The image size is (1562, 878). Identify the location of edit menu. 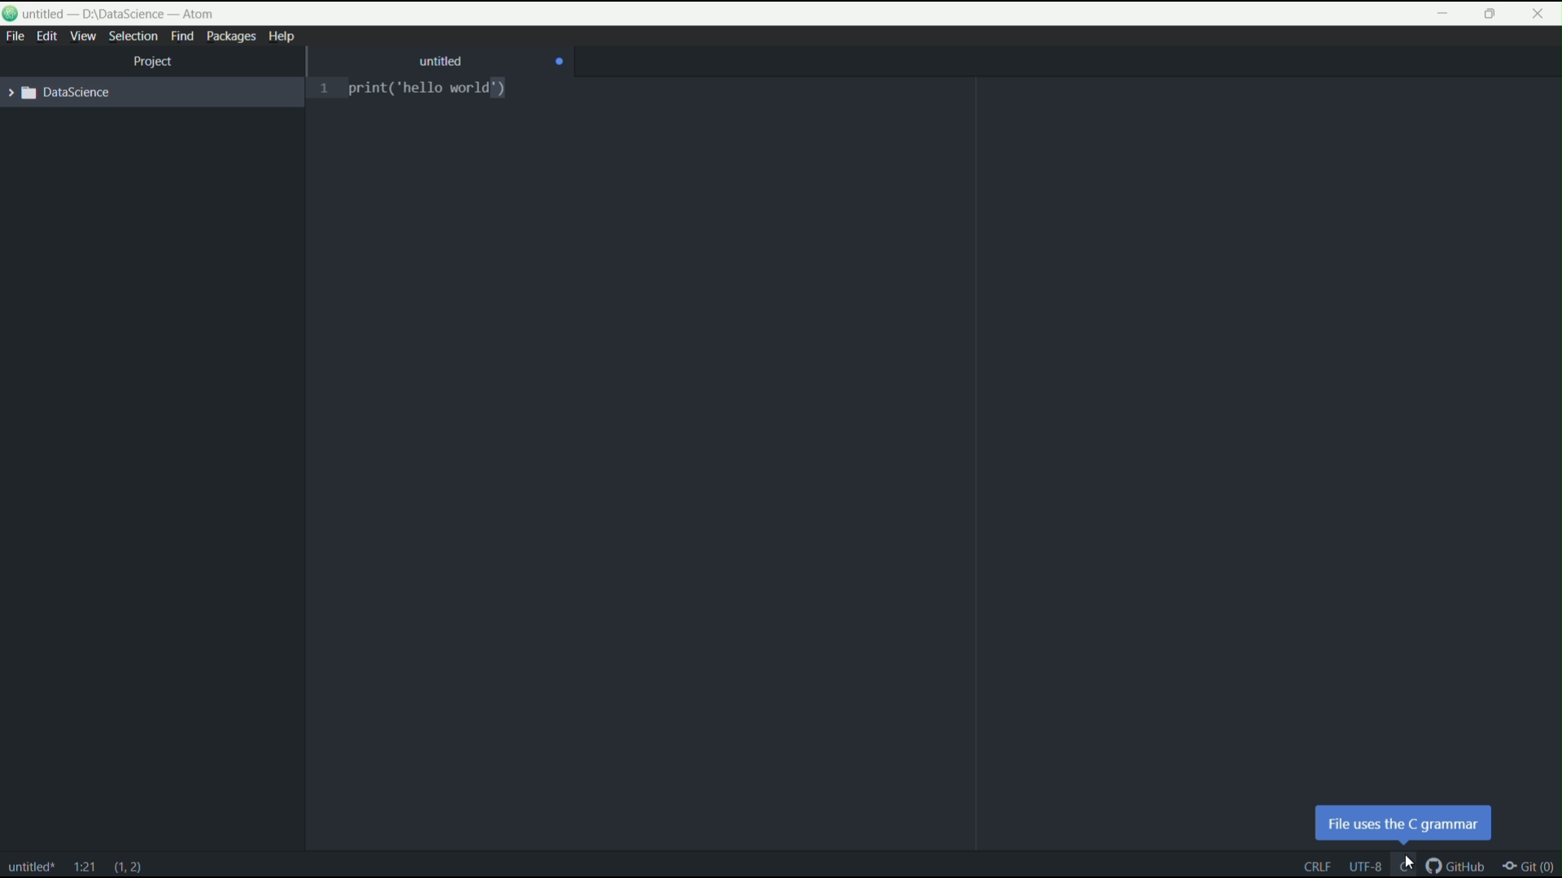
(47, 37).